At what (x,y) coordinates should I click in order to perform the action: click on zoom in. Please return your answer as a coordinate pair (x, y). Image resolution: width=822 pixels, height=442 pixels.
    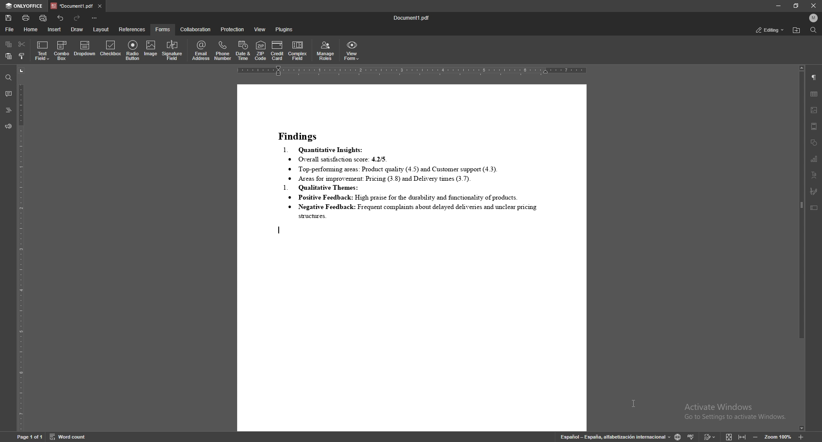
    Looking at the image, I should click on (801, 437).